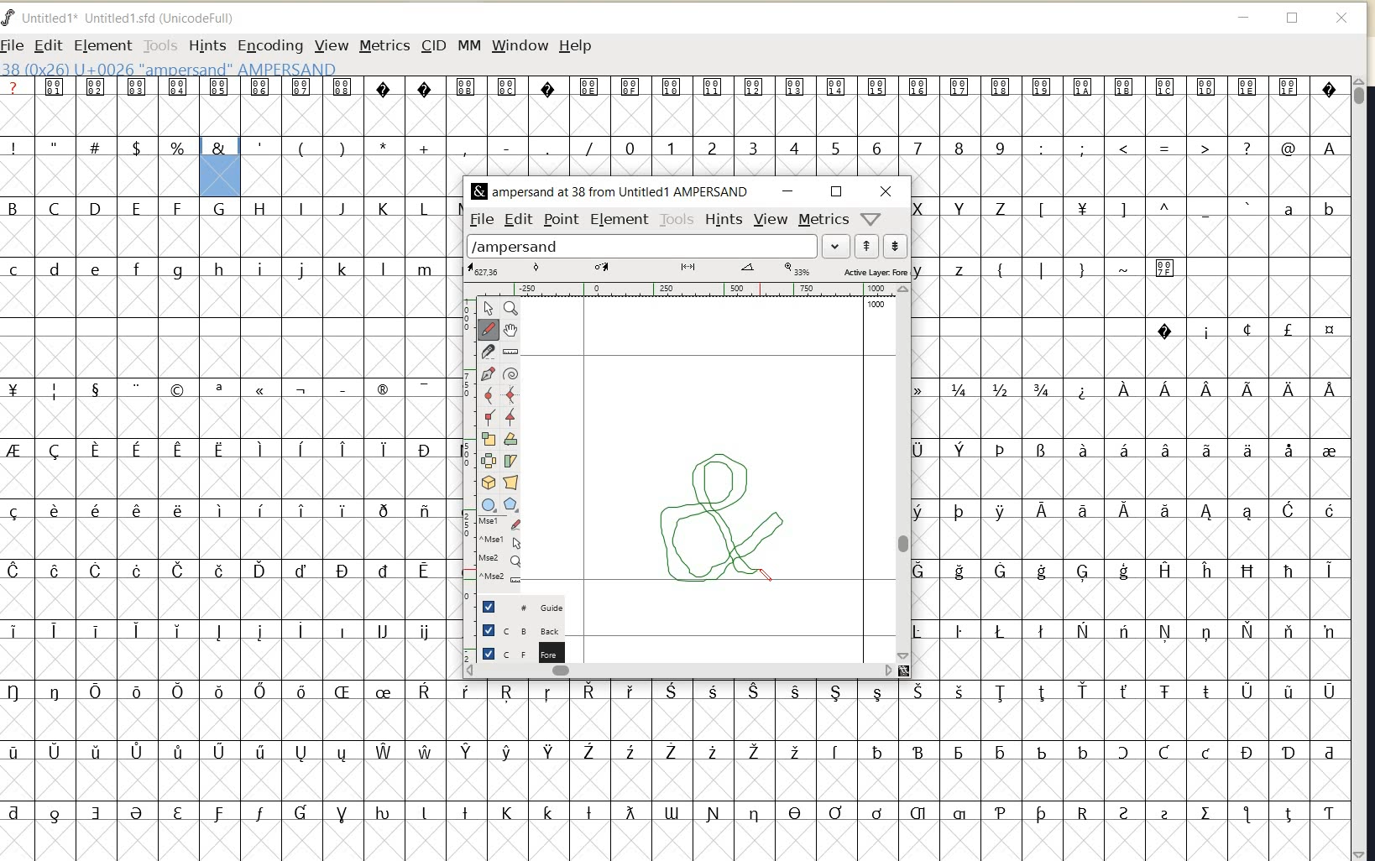 The image size is (1375, 861). I want to click on magnify, so click(512, 309).